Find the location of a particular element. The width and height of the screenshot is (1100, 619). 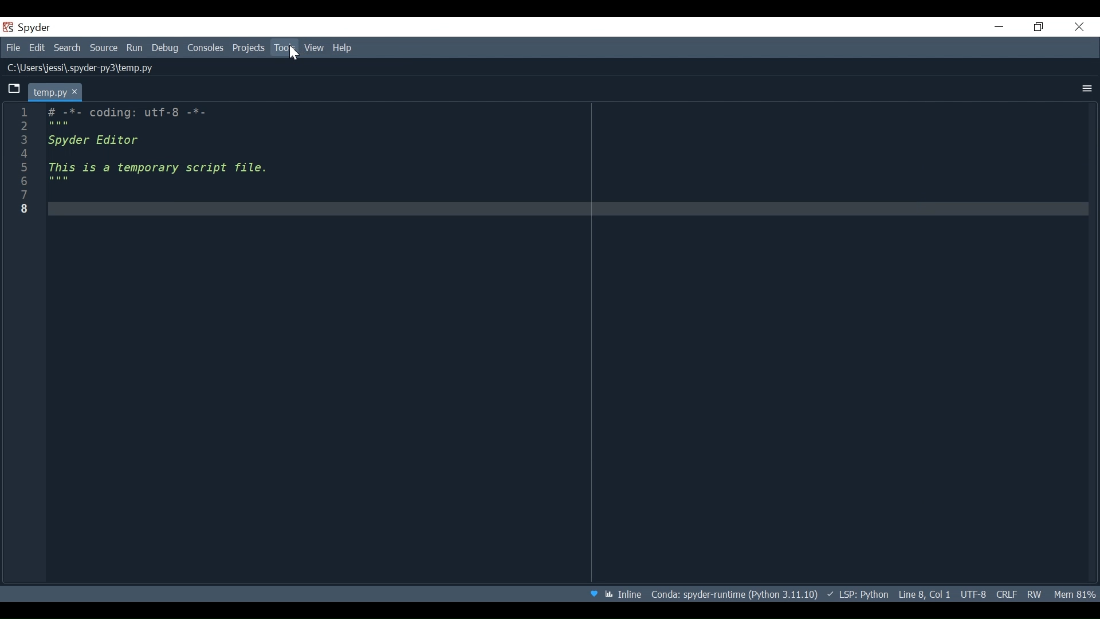

File Path is located at coordinates (82, 69).